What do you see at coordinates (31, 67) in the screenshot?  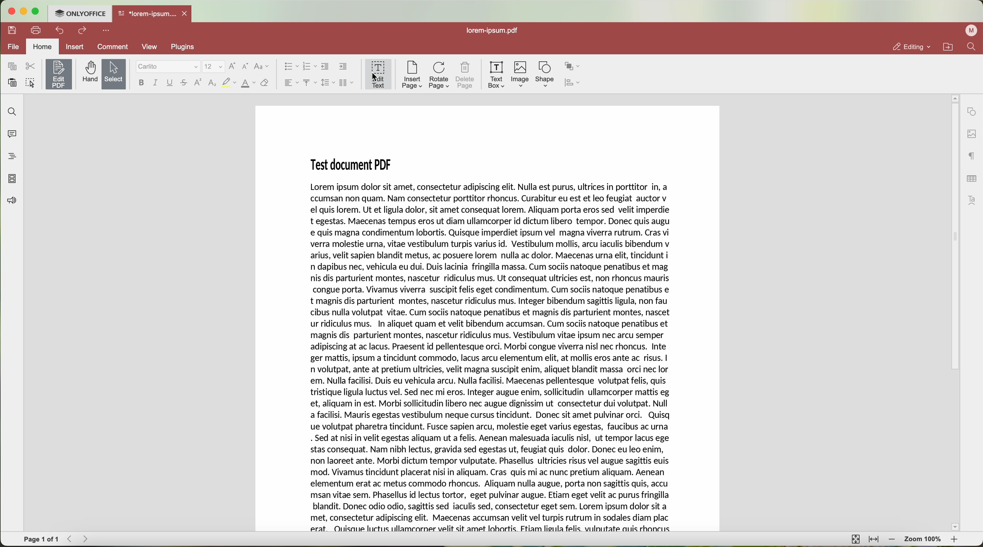 I see `cut` at bounding box center [31, 67].